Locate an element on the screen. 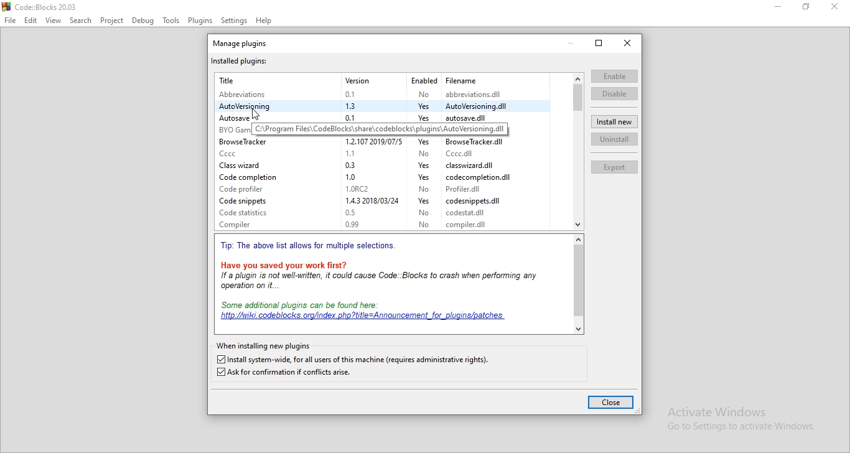 This screenshot has height=453, width=850. Autosave  is located at coordinates (248, 118).